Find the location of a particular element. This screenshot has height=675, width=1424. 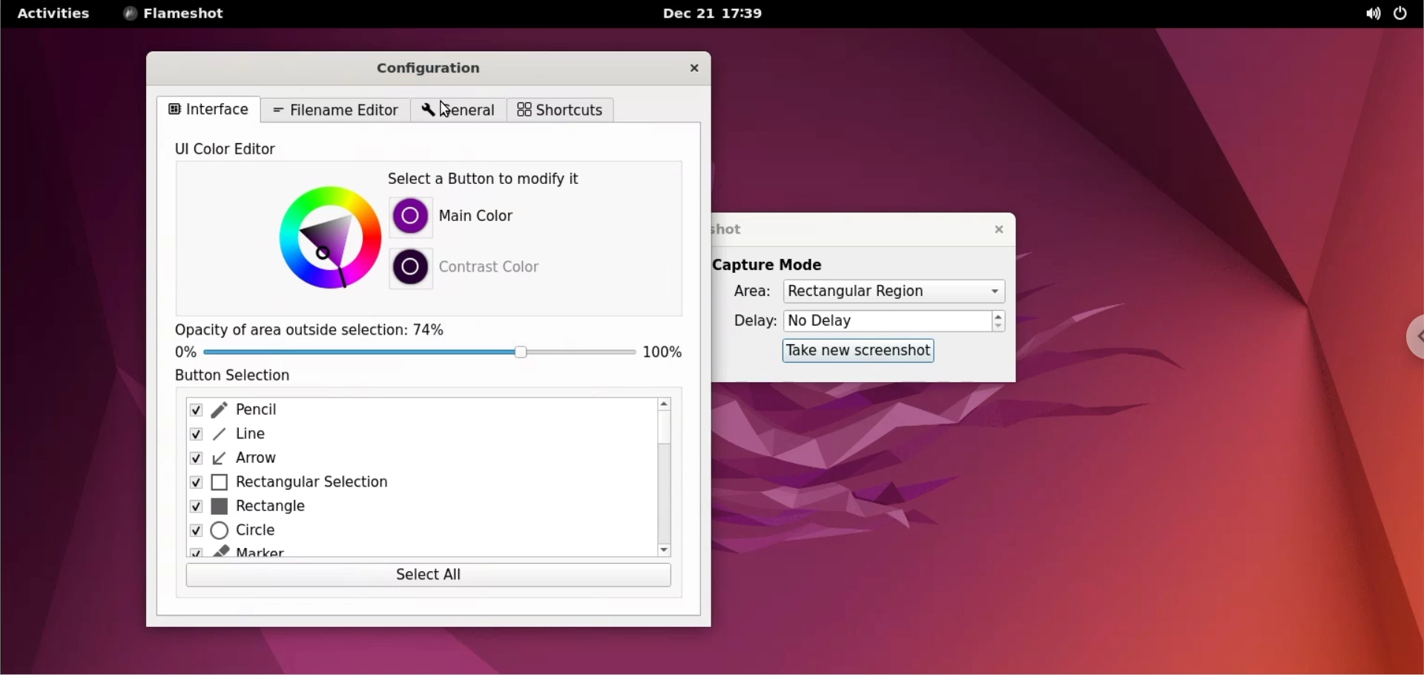

color picker is located at coordinates (324, 235).